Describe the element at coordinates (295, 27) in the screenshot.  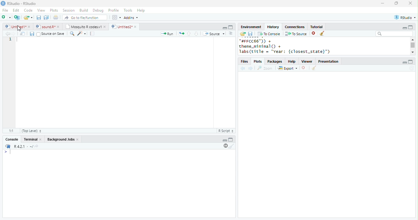
I see `Connections` at that location.